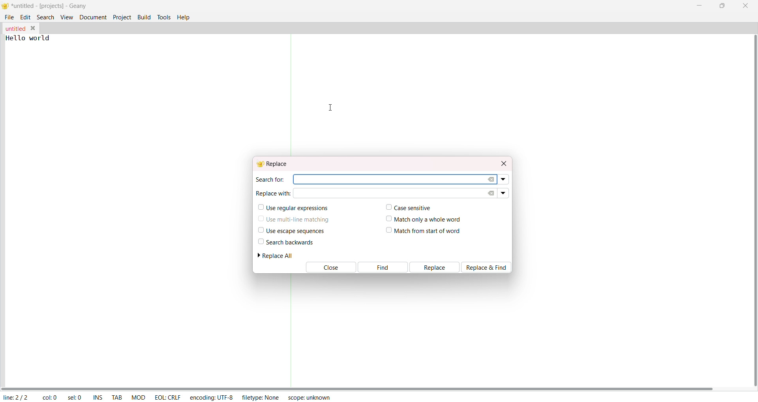 The width and height of the screenshot is (758, 402). What do you see at coordinates (294, 218) in the screenshot?
I see `use multi line matching` at bounding box center [294, 218].